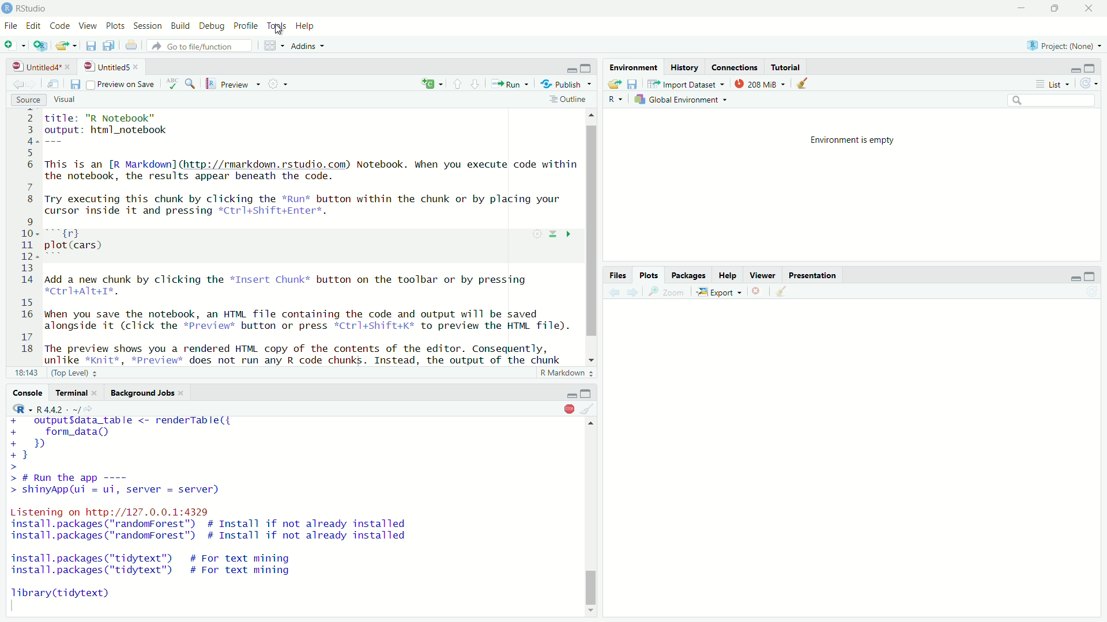 The image size is (1107, 622). What do you see at coordinates (26, 372) in the screenshot?
I see `18:143` at bounding box center [26, 372].